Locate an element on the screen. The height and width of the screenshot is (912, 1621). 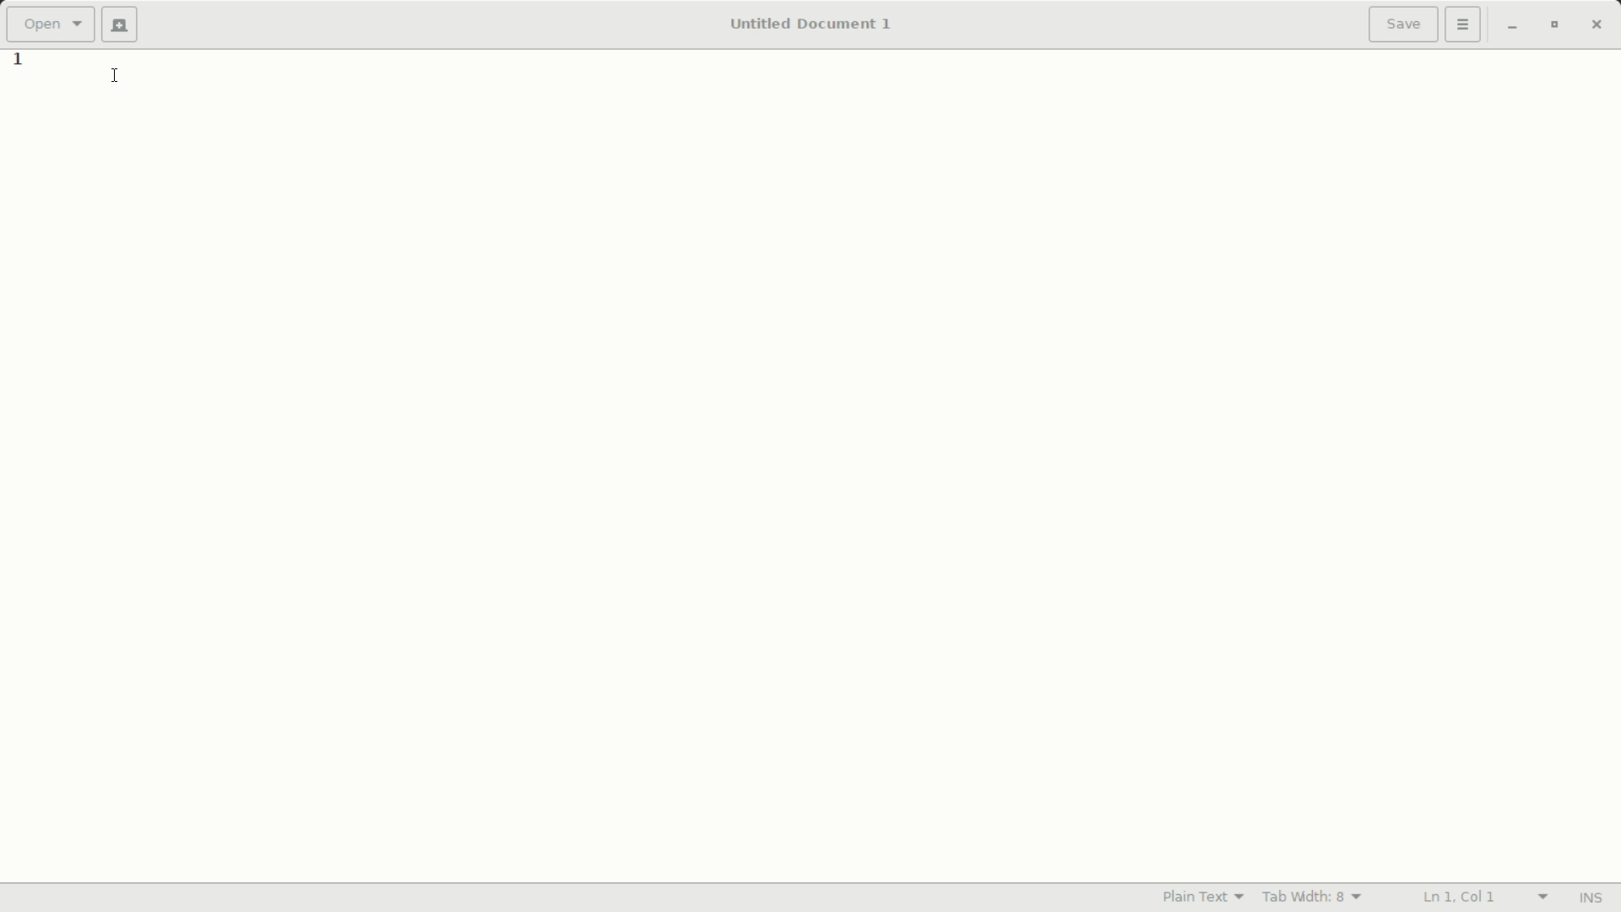
open is located at coordinates (52, 24).